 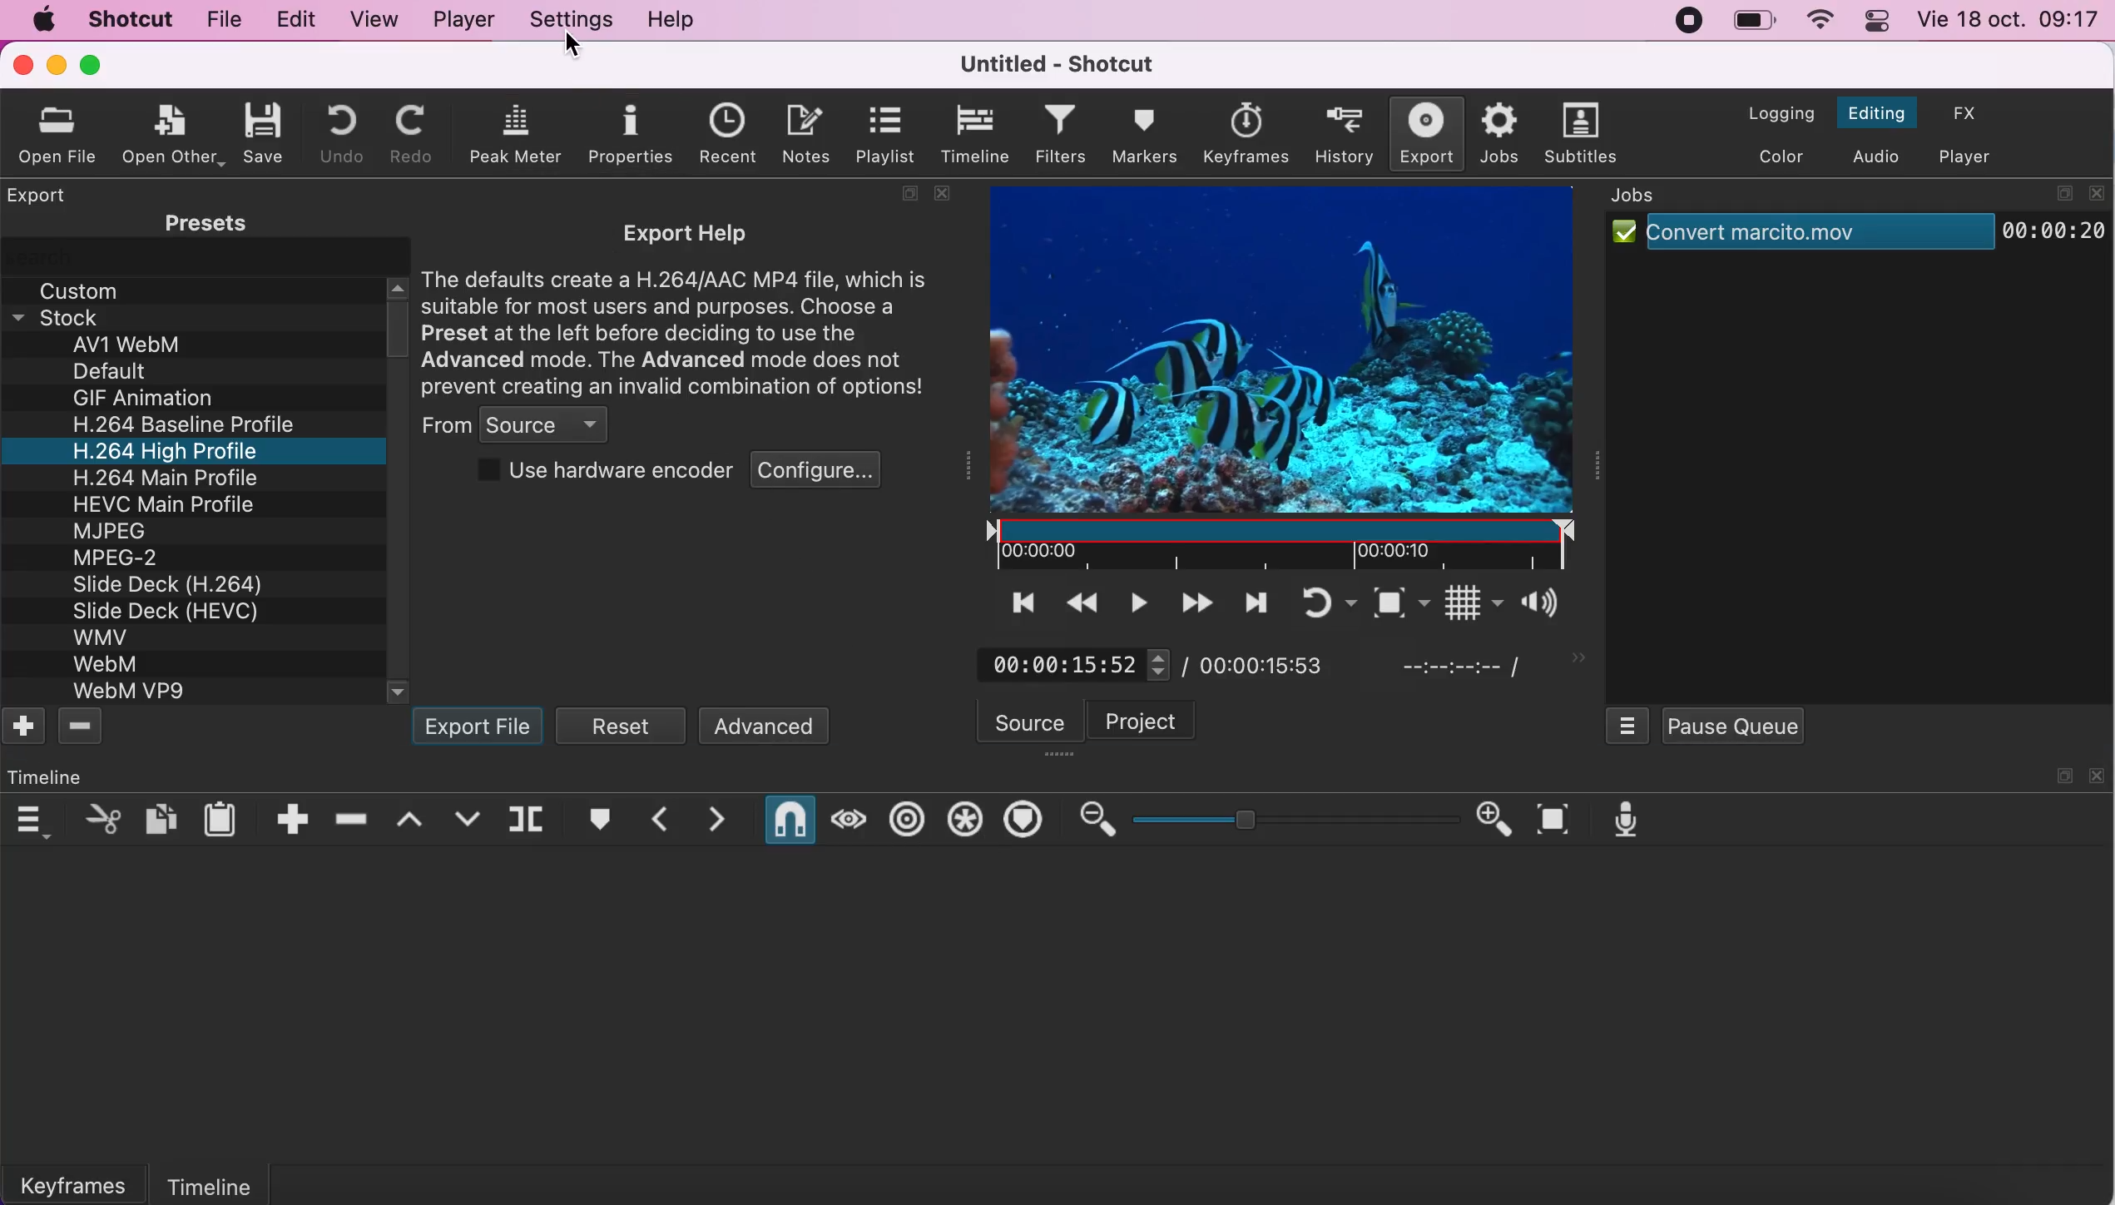 I want to click on jobs, so click(x=1496, y=134).